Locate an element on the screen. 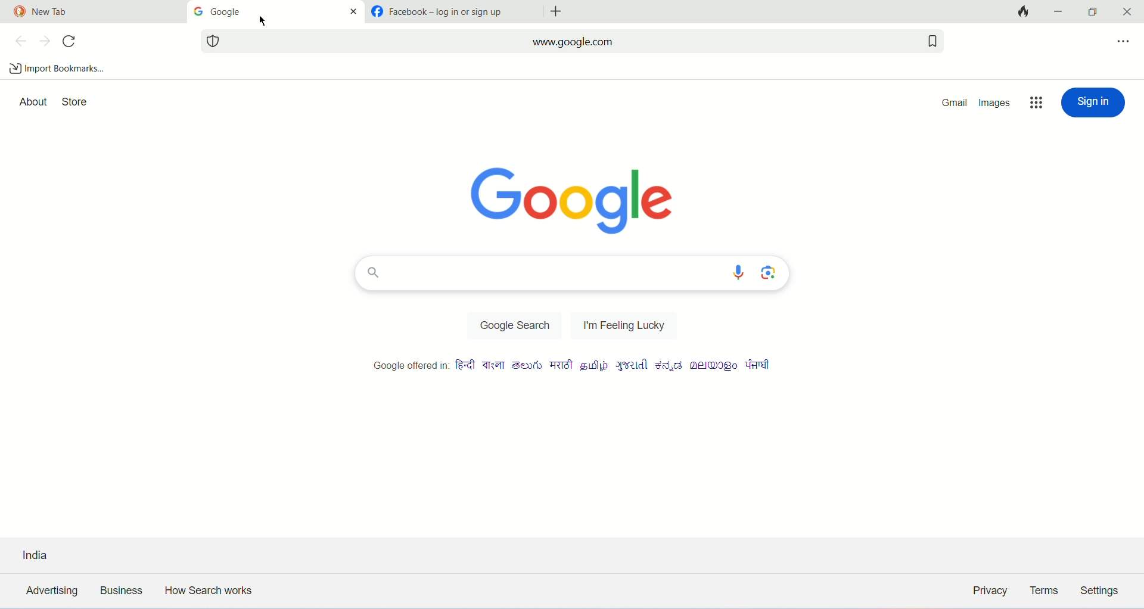 The image size is (1144, 609). tab2 is located at coordinates (276, 13).